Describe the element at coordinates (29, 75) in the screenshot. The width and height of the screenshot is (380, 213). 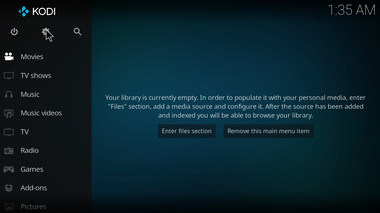
I see `tv shows` at that location.